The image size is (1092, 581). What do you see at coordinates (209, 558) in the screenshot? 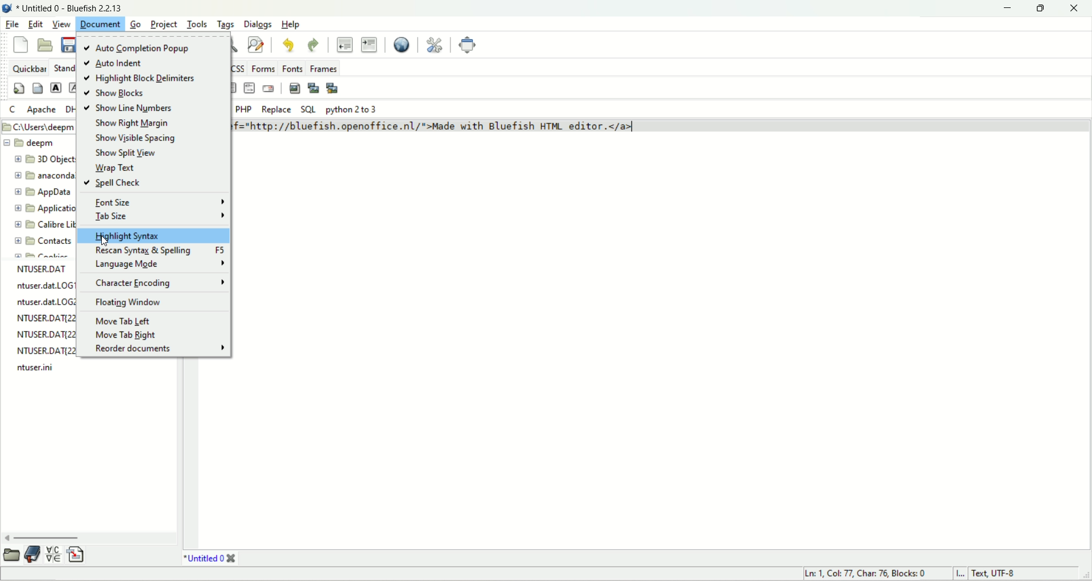
I see `untitled` at bounding box center [209, 558].